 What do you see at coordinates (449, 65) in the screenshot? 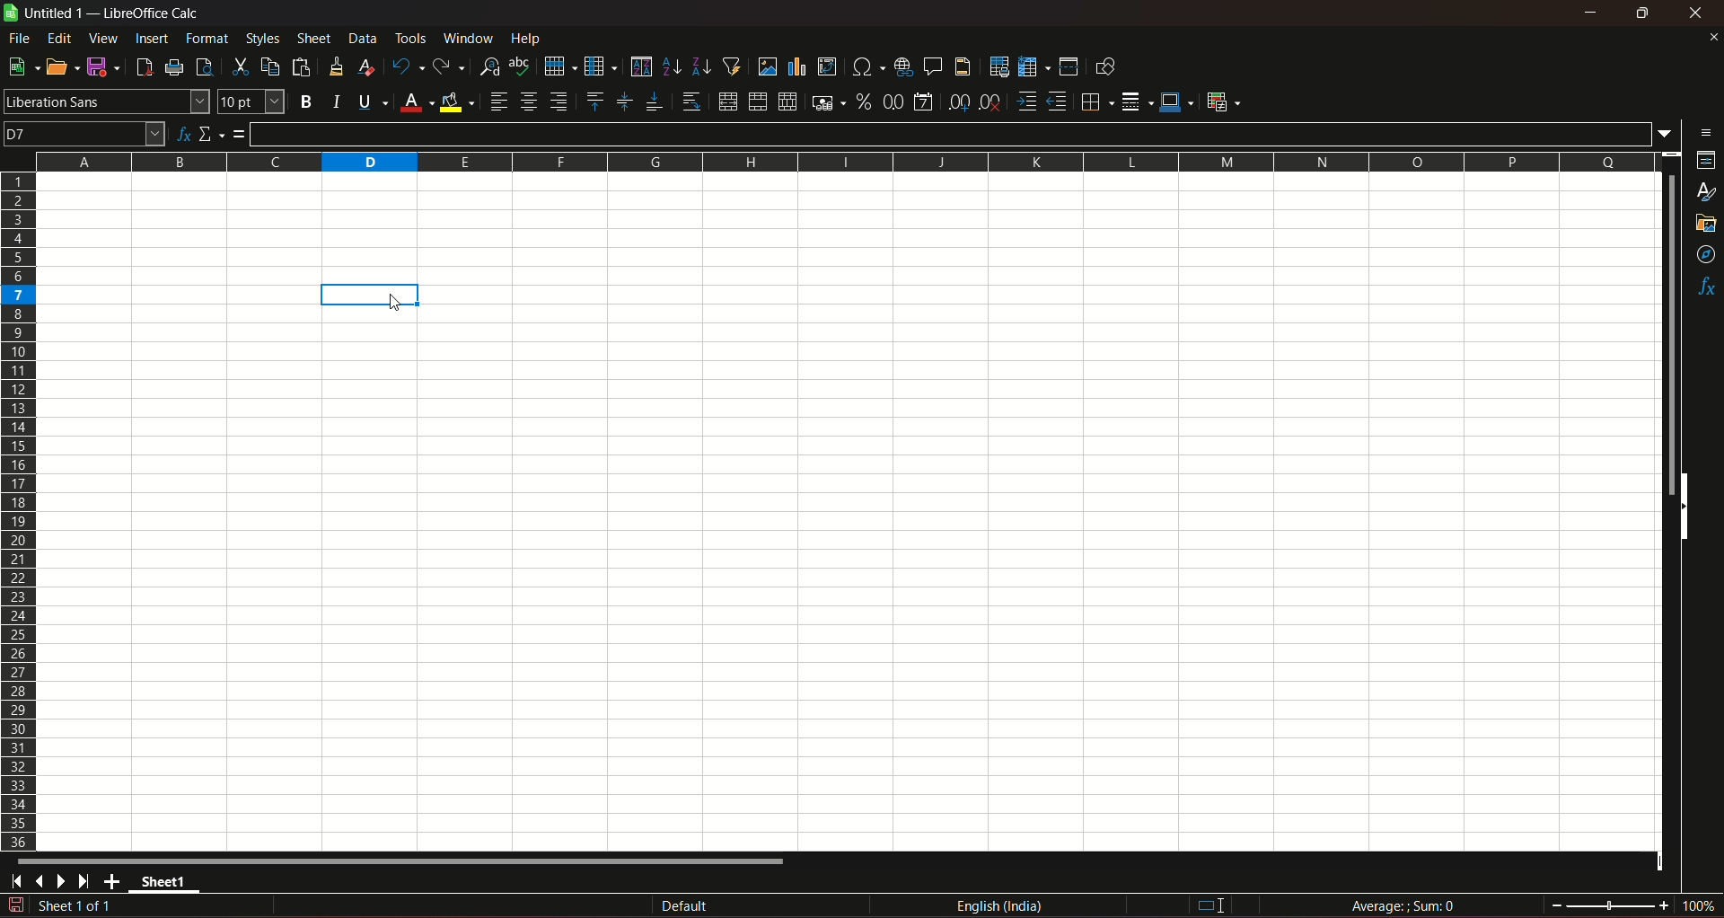
I see `redo` at bounding box center [449, 65].